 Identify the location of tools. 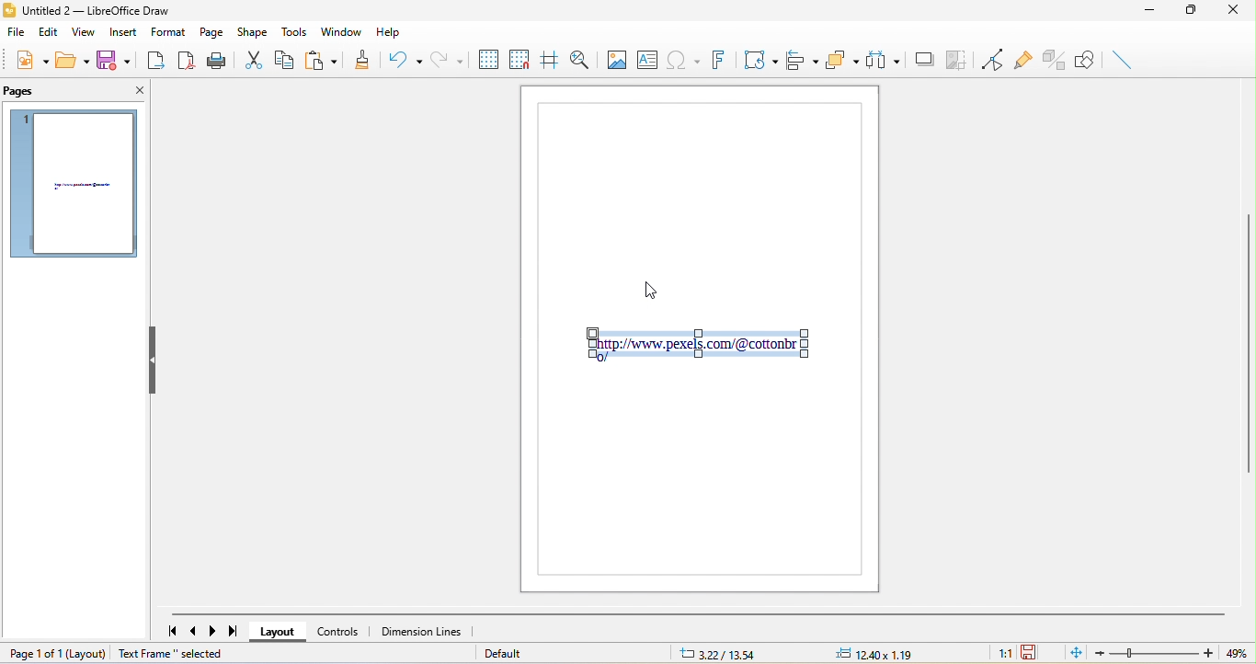
(293, 32).